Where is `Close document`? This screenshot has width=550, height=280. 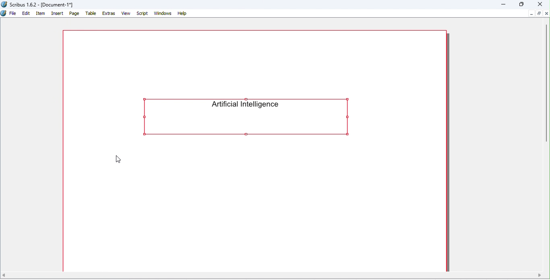
Close document is located at coordinates (547, 13).